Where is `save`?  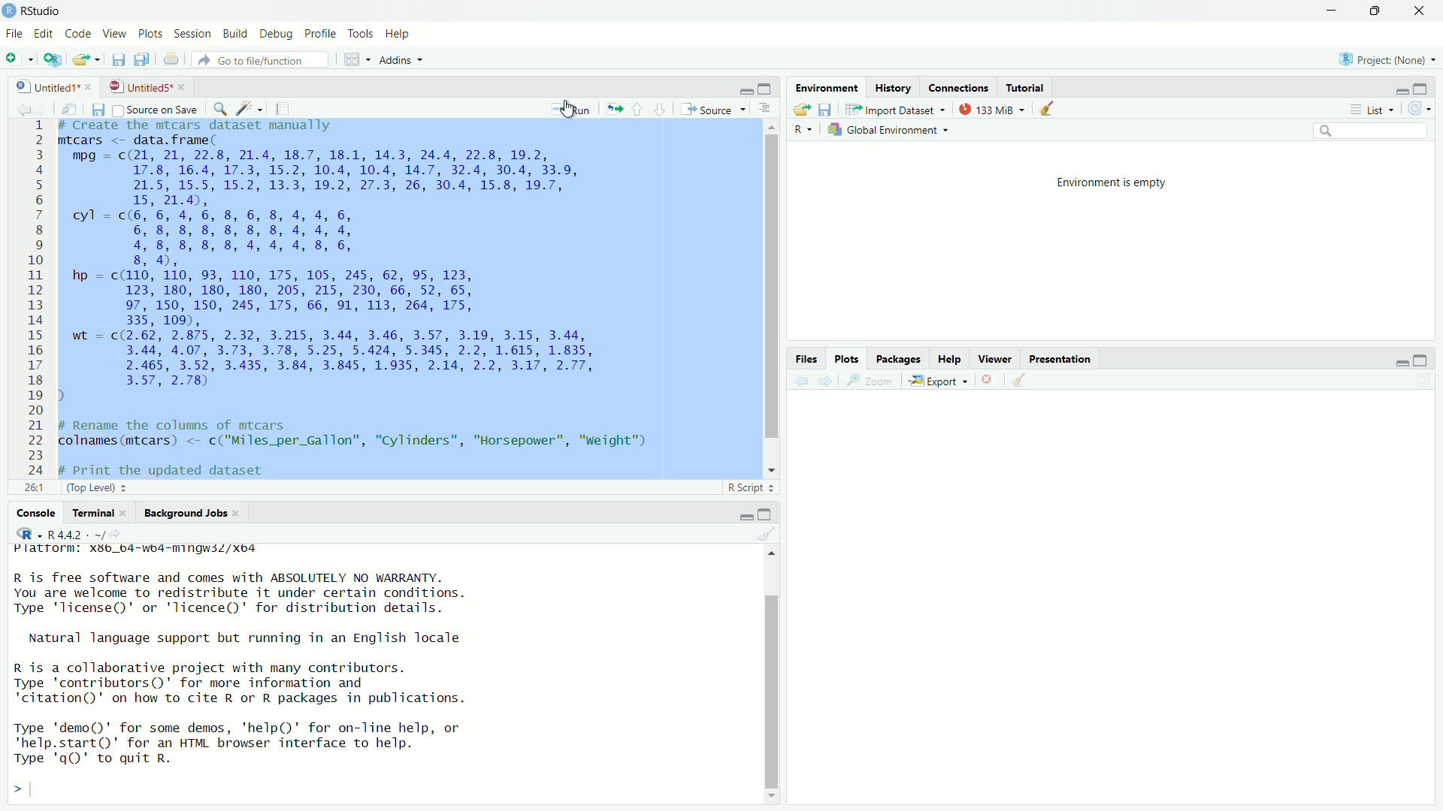
save is located at coordinates (116, 59).